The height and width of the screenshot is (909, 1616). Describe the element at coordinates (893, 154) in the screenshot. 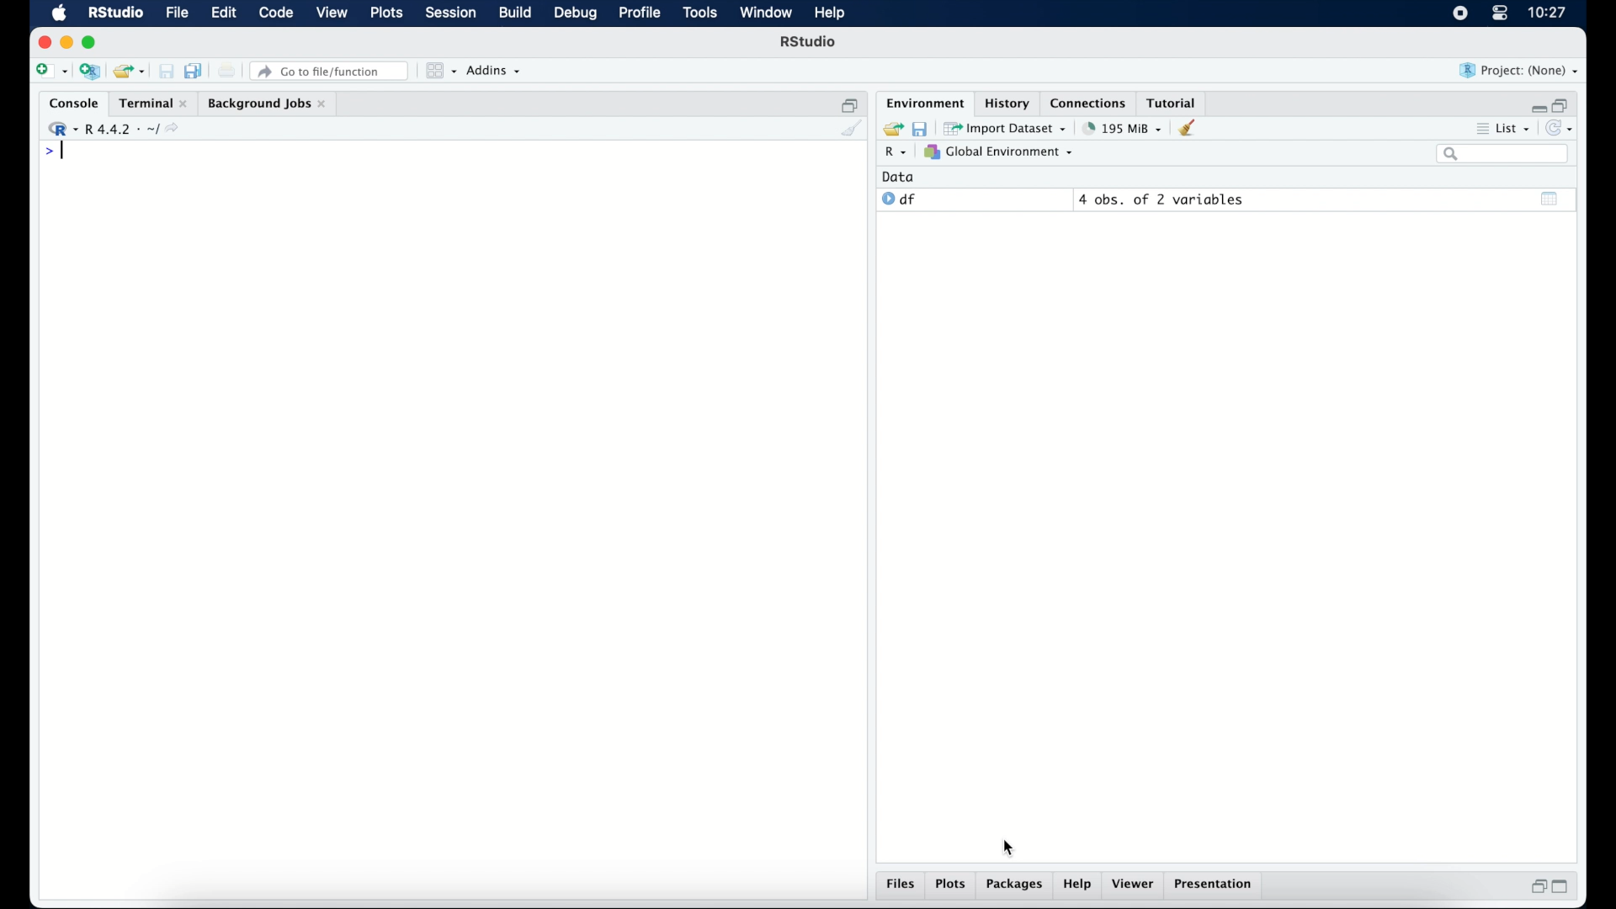

I see `R` at that location.